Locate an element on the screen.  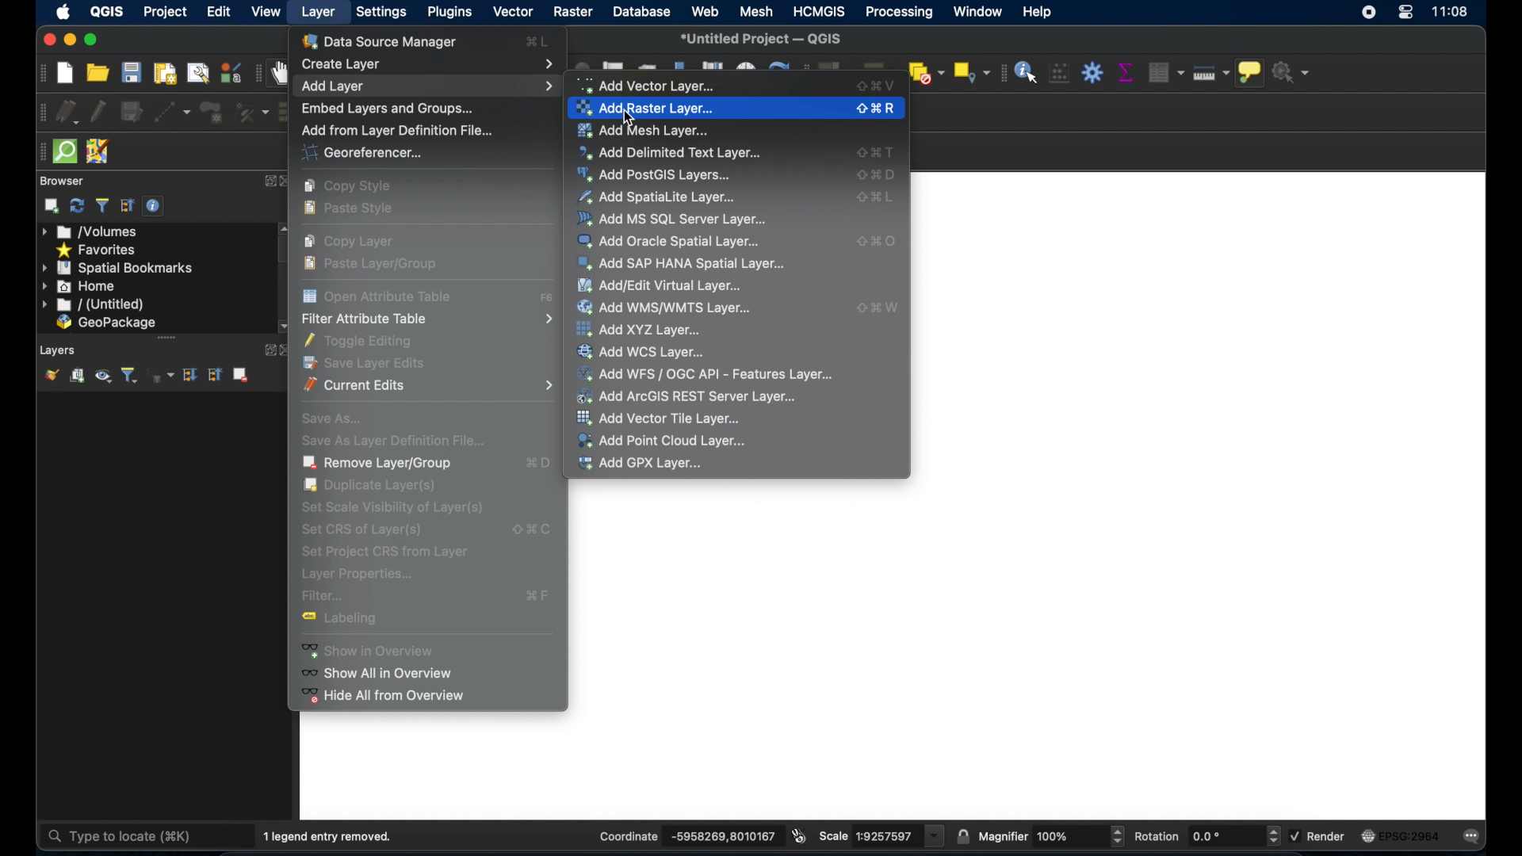
geo package is located at coordinates (105, 323).